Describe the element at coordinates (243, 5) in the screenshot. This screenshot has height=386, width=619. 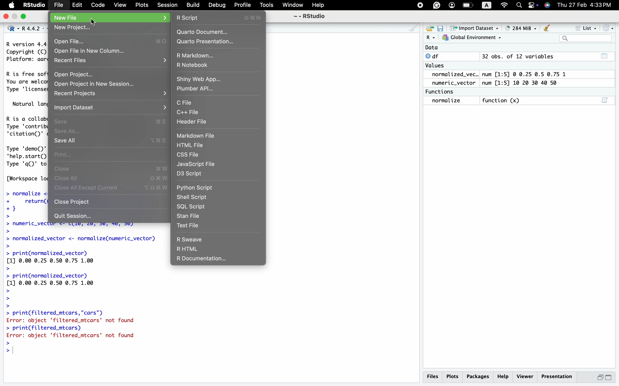
I see `Profile` at that location.